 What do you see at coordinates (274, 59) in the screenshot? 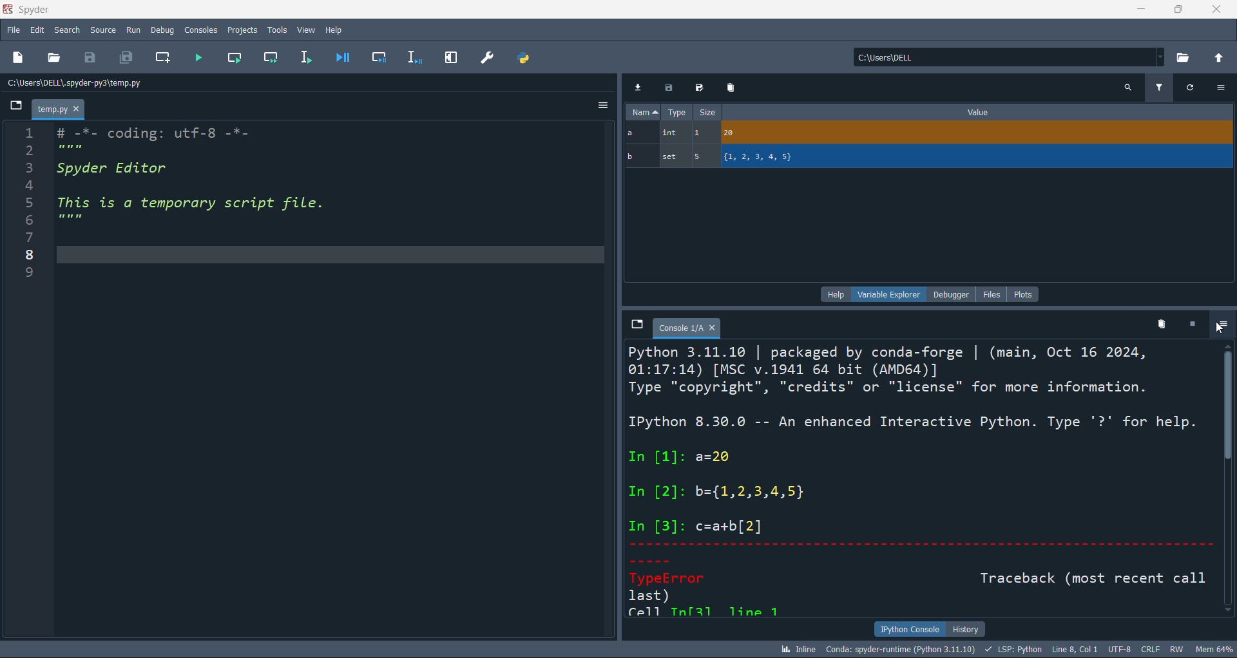
I see `run cell` at bounding box center [274, 59].